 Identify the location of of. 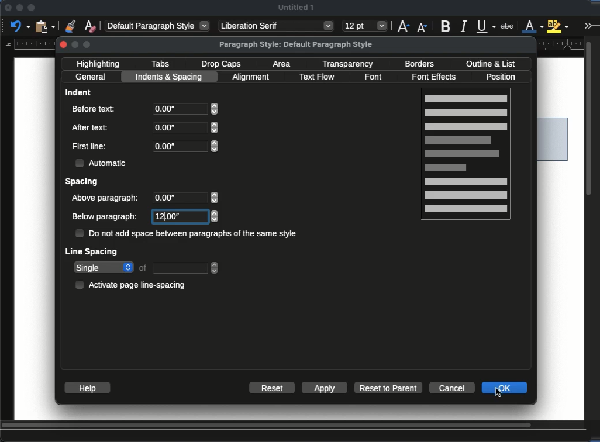
(144, 267).